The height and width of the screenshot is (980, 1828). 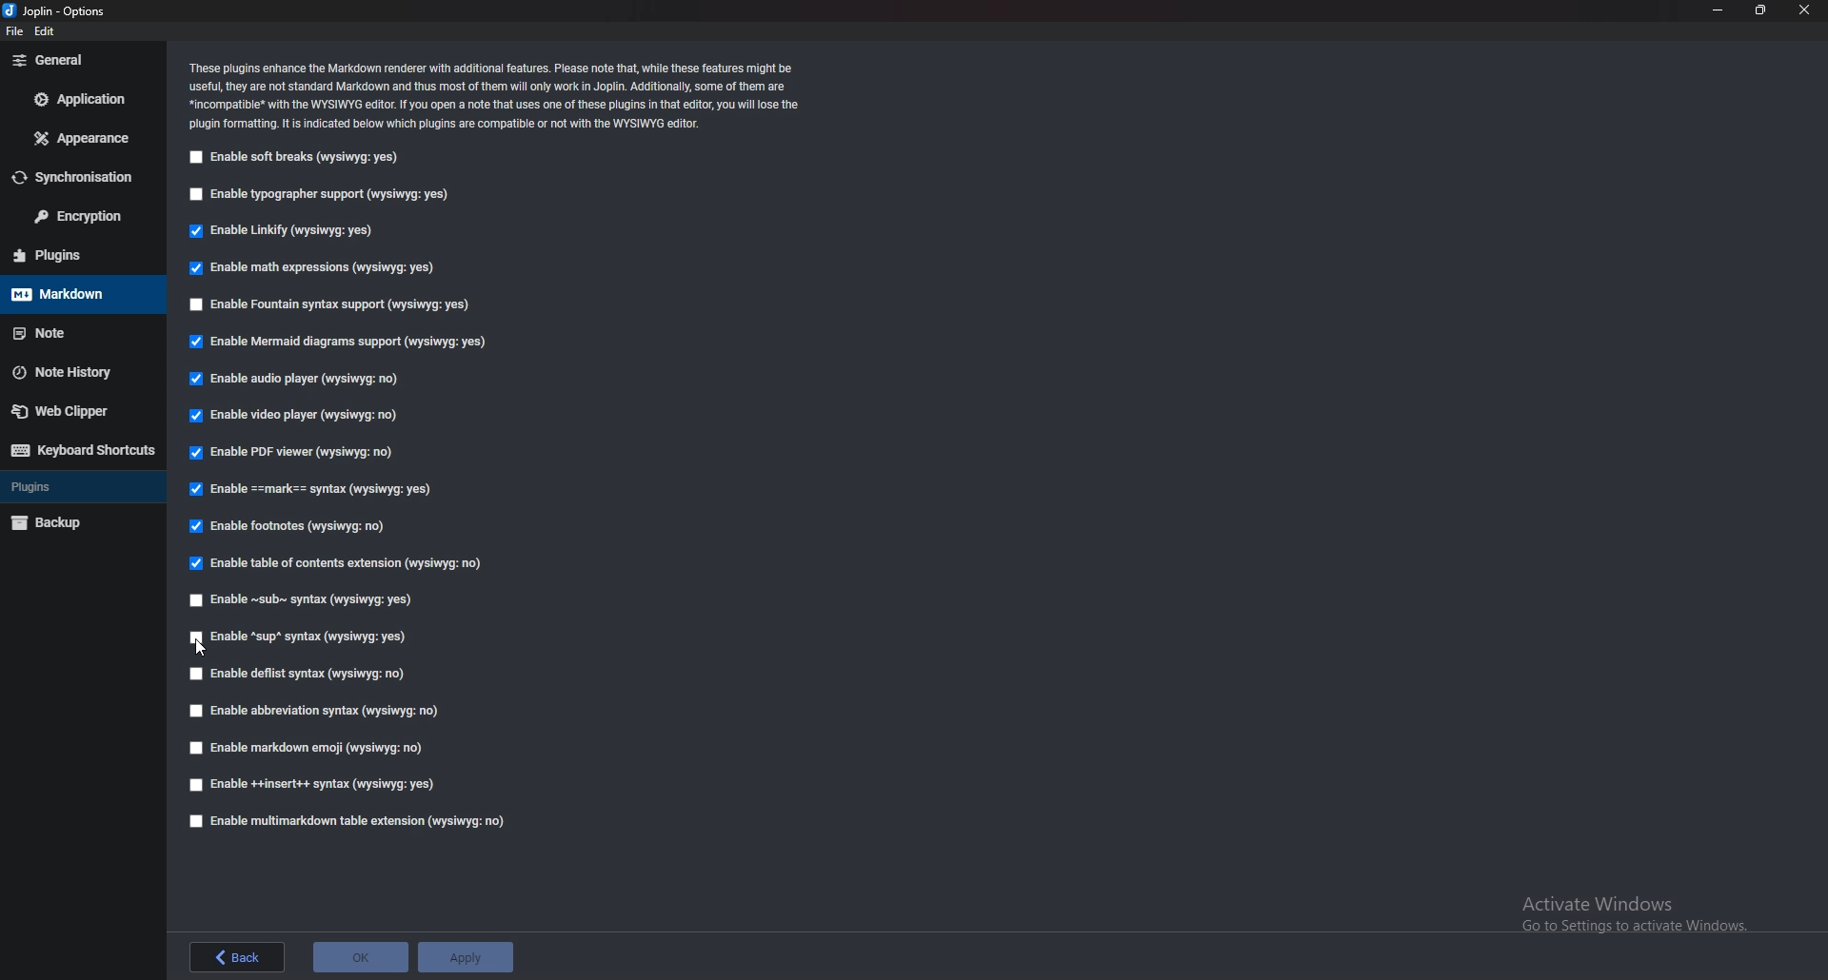 I want to click on Enable ++insert++ syntax (wysiwyg: yes), so click(x=314, y=783).